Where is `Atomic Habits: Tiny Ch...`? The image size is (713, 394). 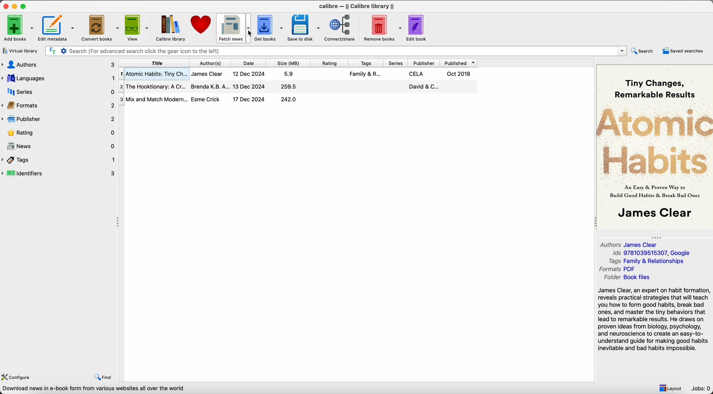
Atomic Habits: Tiny Ch... is located at coordinates (153, 74).